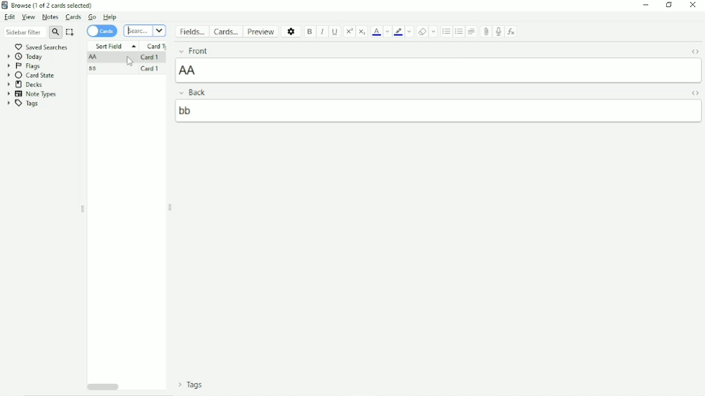  I want to click on Preview, so click(261, 31).